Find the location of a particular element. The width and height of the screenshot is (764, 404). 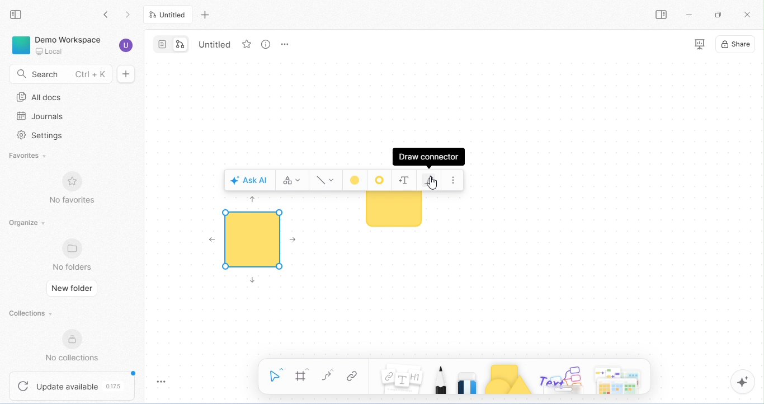

update available is located at coordinates (73, 385).